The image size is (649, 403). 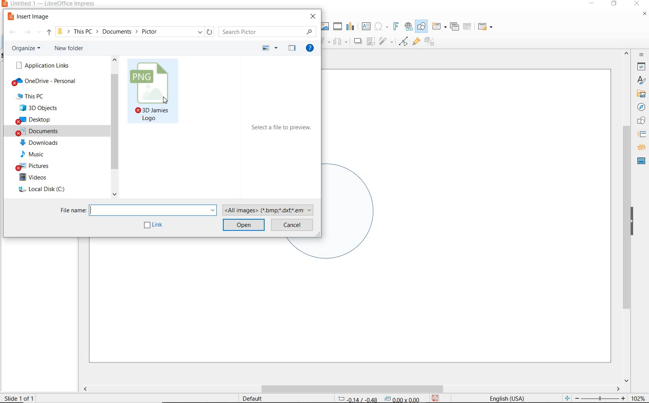 I want to click on LINK, so click(x=154, y=225).